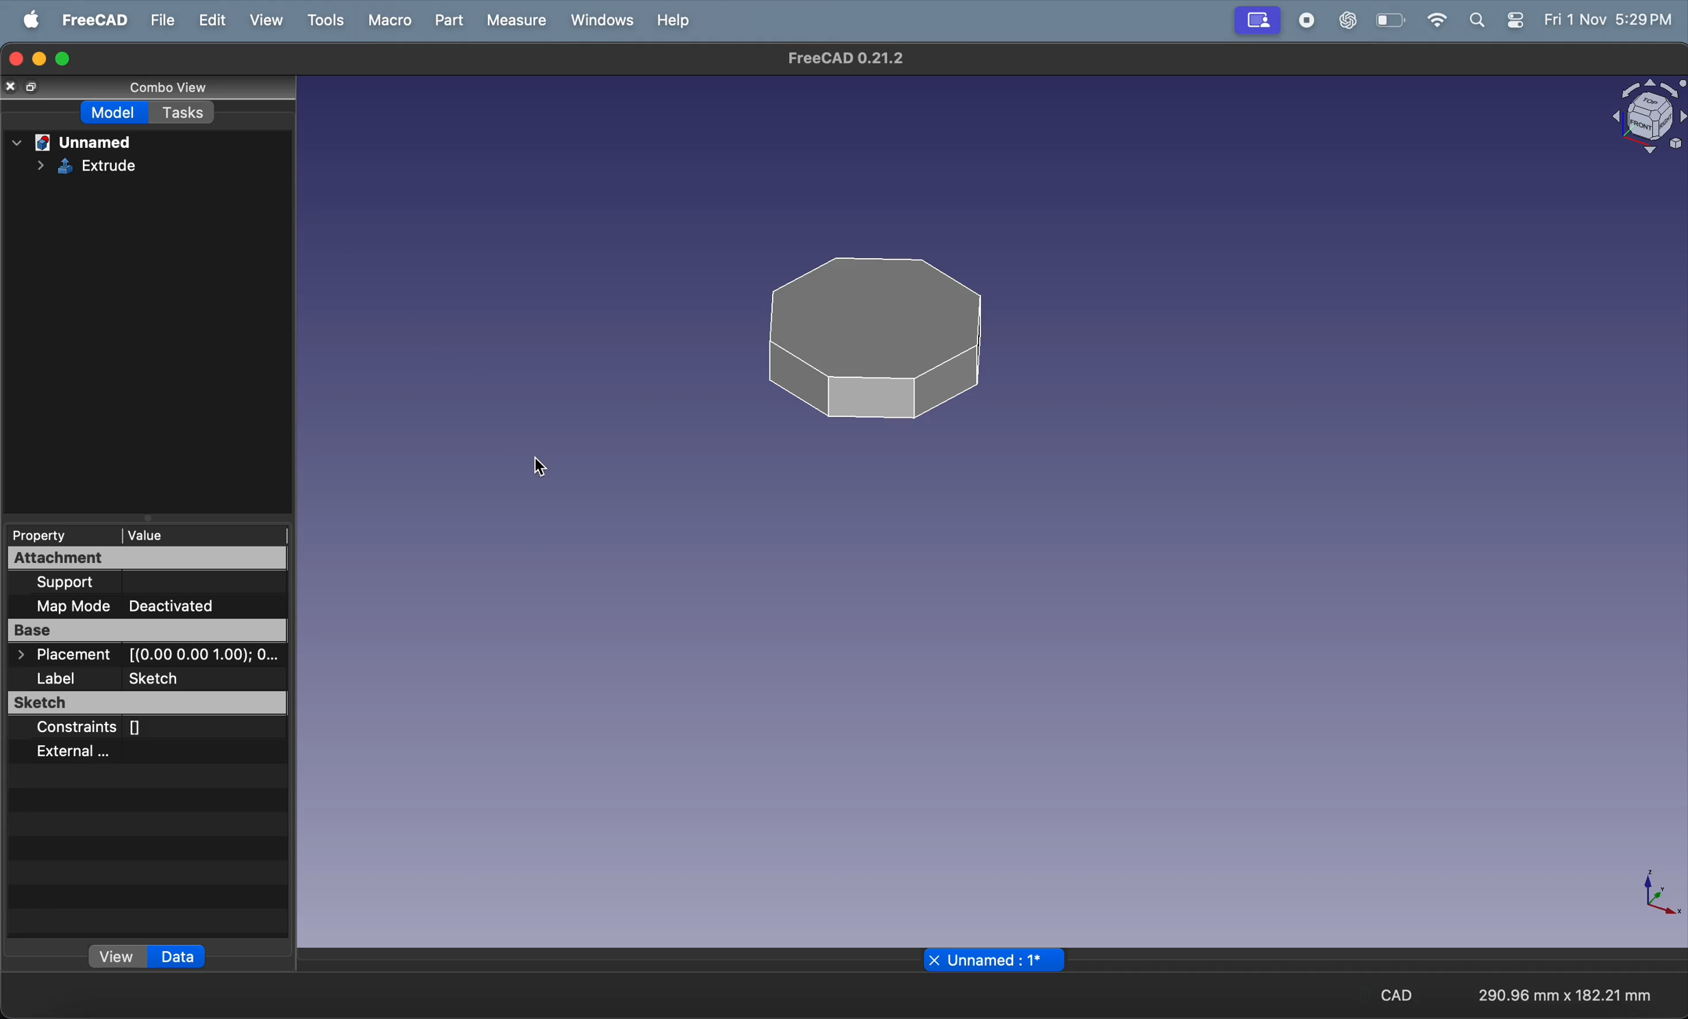 This screenshot has width=1688, height=1019. Describe the element at coordinates (1389, 21) in the screenshot. I see `battery` at that location.